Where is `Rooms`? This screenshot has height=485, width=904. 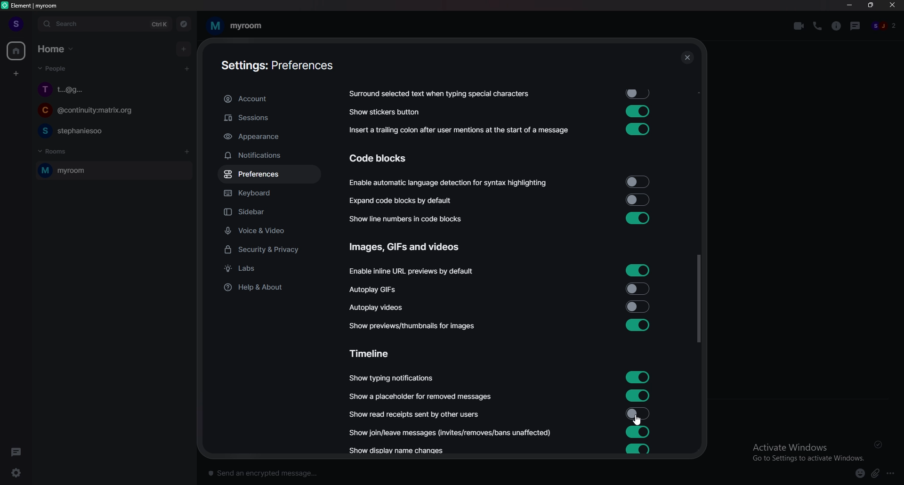
Rooms is located at coordinates (55, 150).